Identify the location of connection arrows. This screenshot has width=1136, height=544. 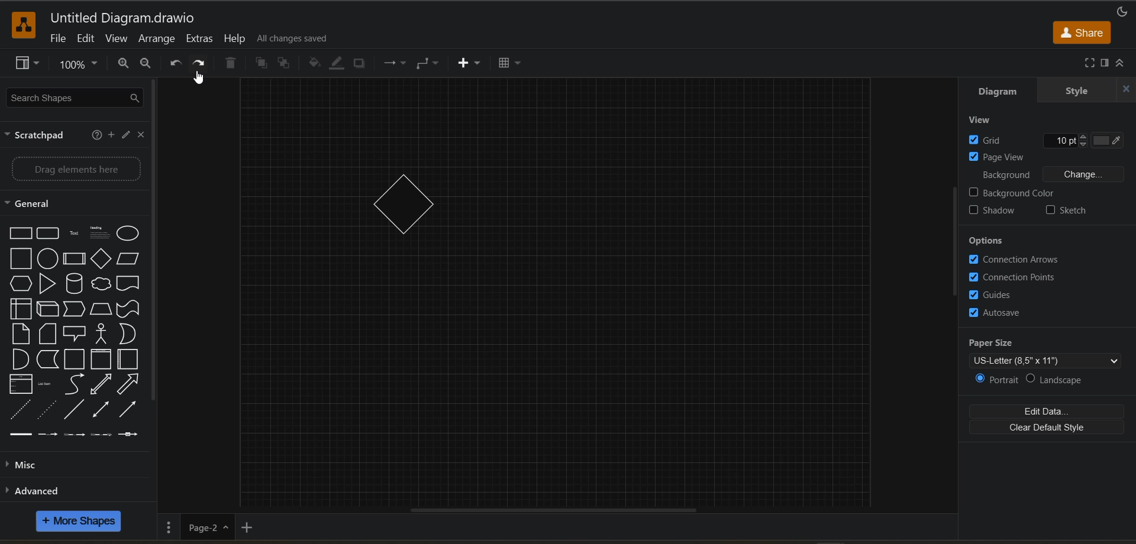
(1012, 260).